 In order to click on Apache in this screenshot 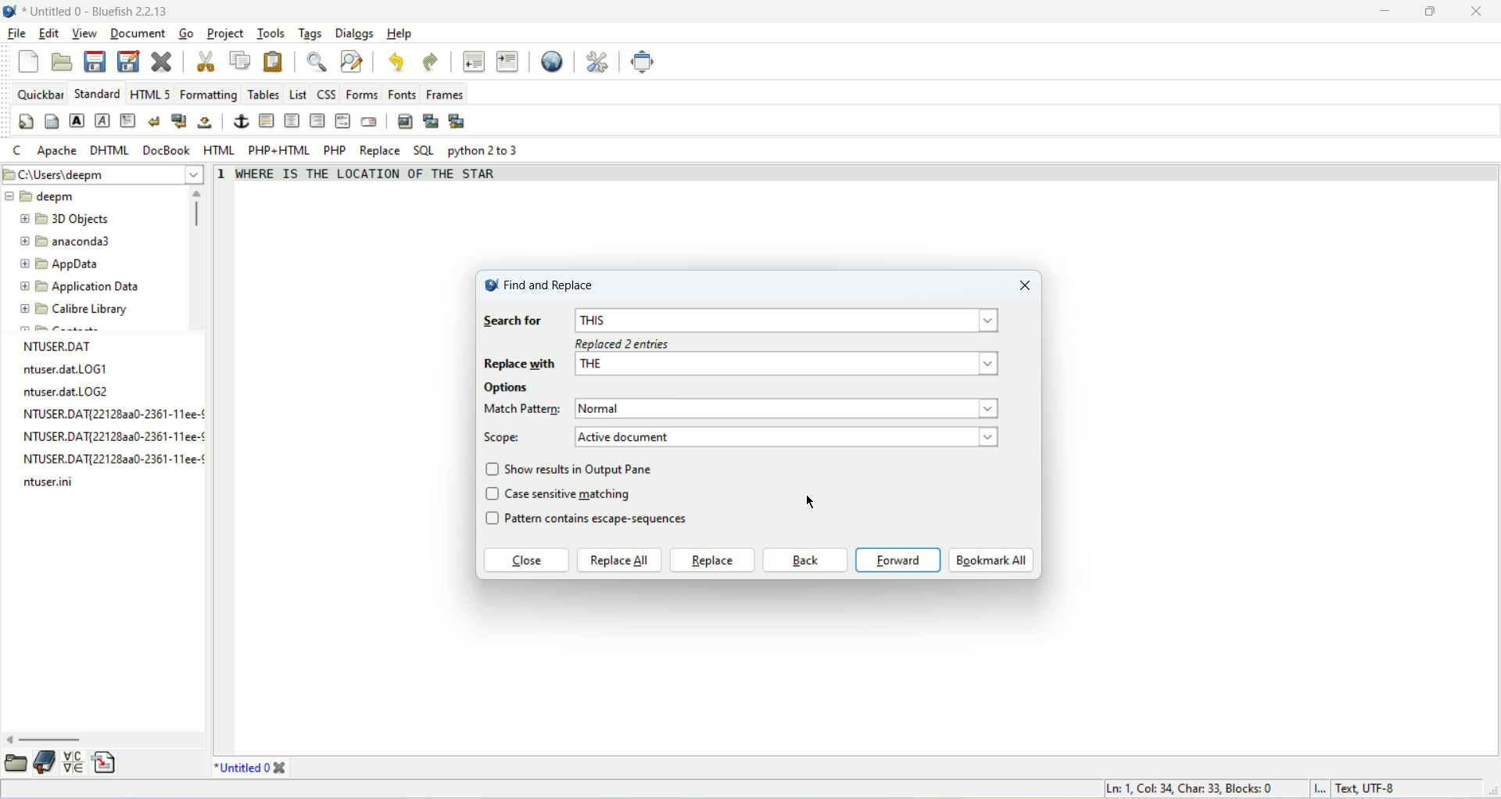, I will do `click(55, 151)`.